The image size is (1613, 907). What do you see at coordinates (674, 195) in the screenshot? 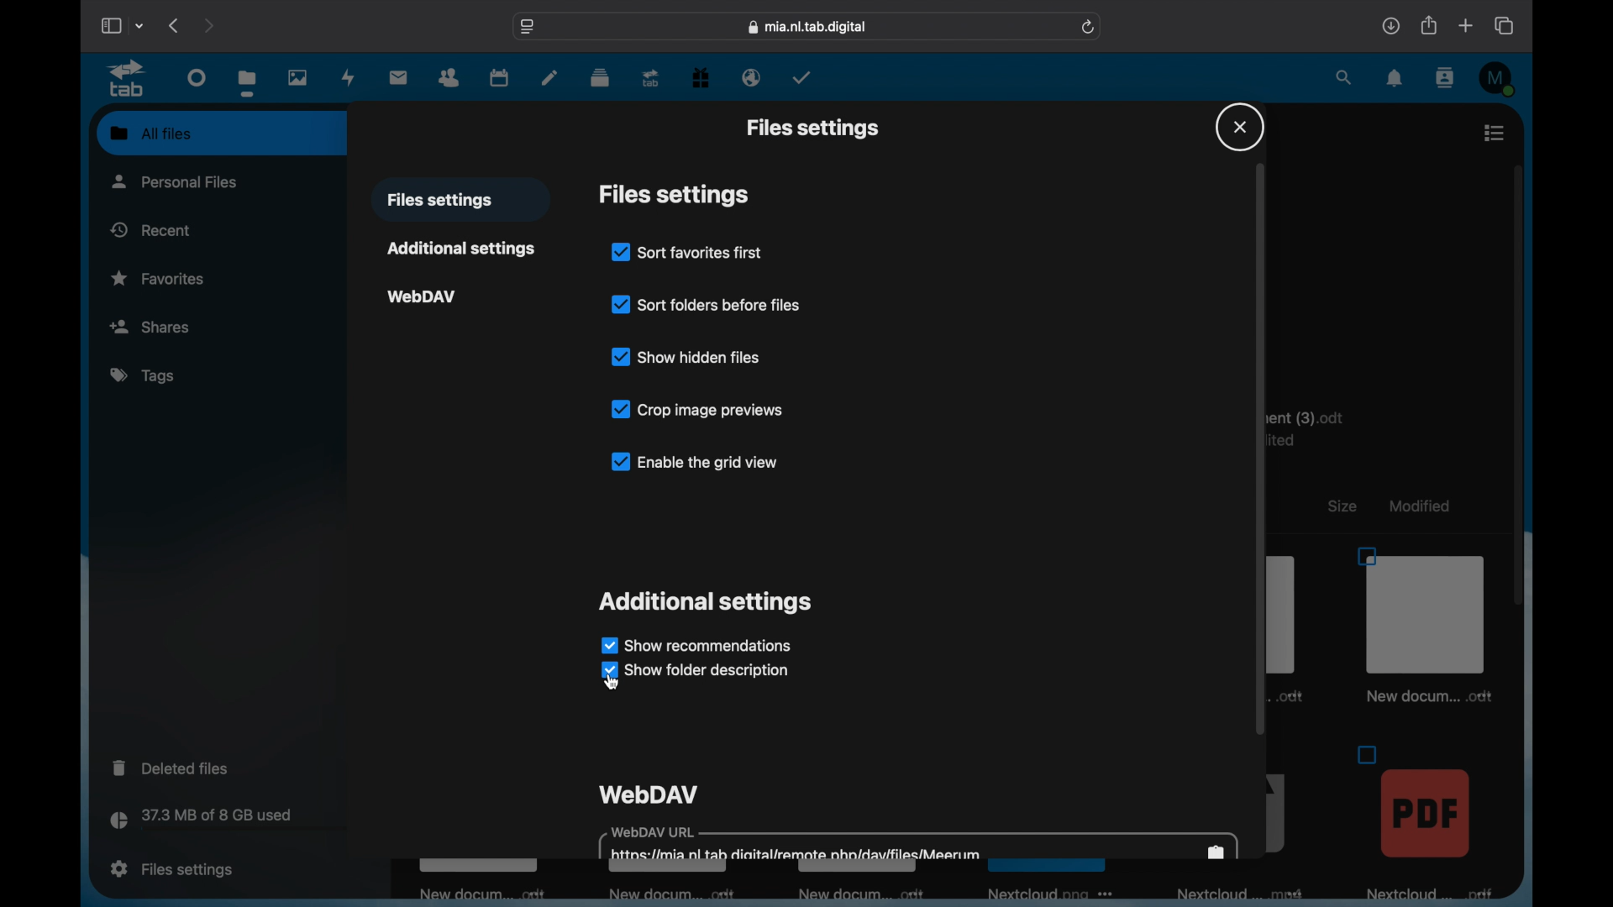
I see `files settings` at bounding box center [674, 195].